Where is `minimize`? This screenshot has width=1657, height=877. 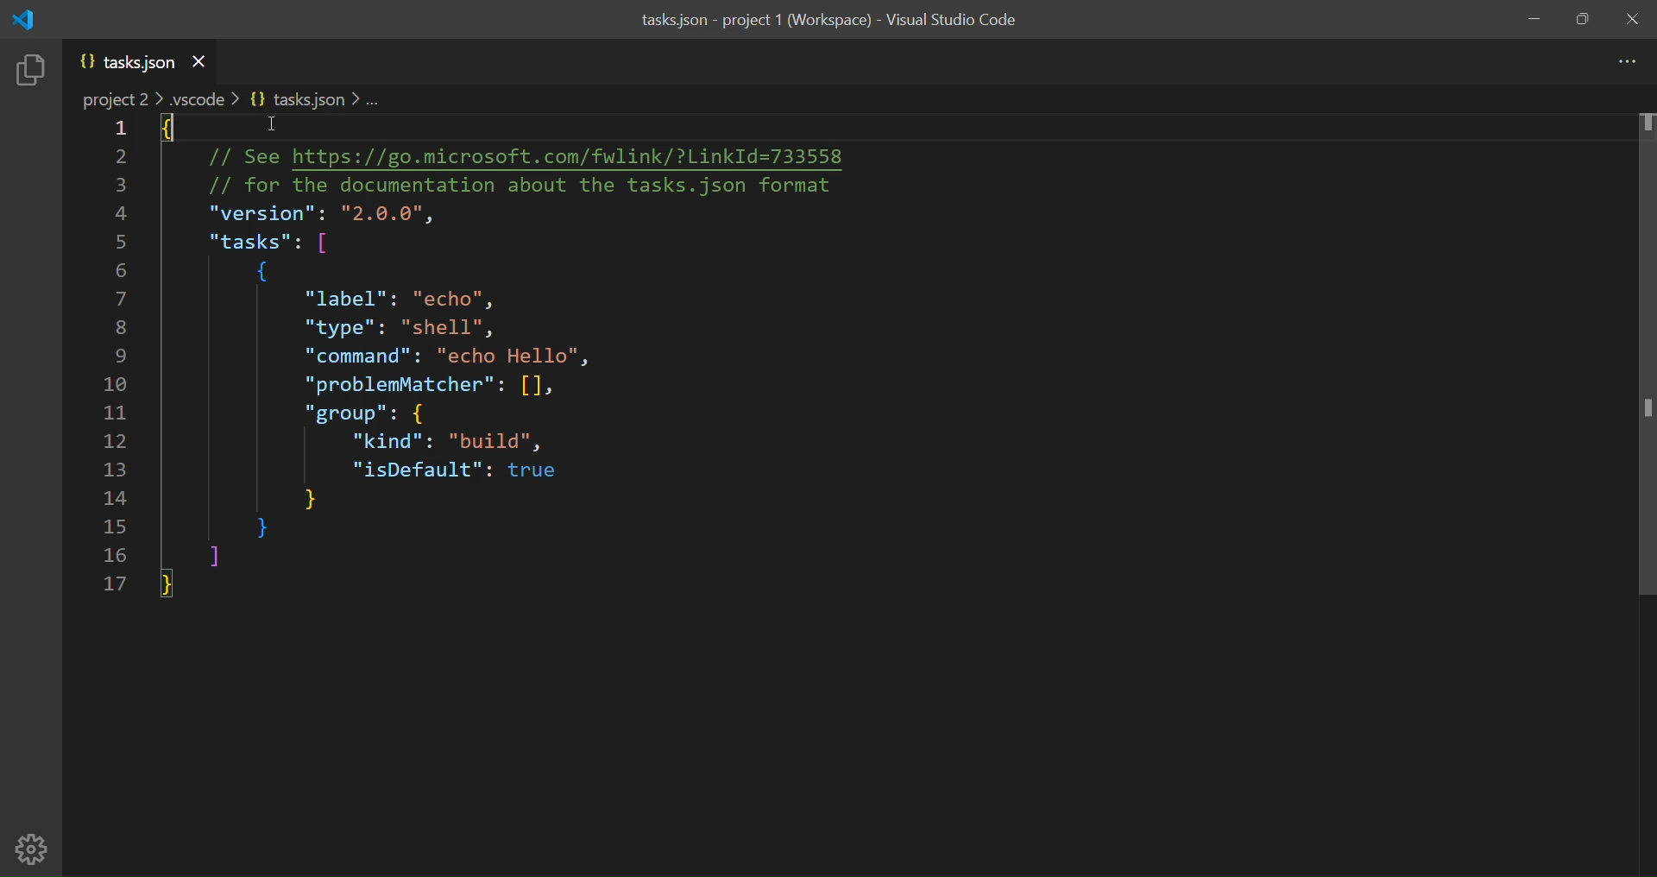 minimize is located at coordinates (1530, 17).